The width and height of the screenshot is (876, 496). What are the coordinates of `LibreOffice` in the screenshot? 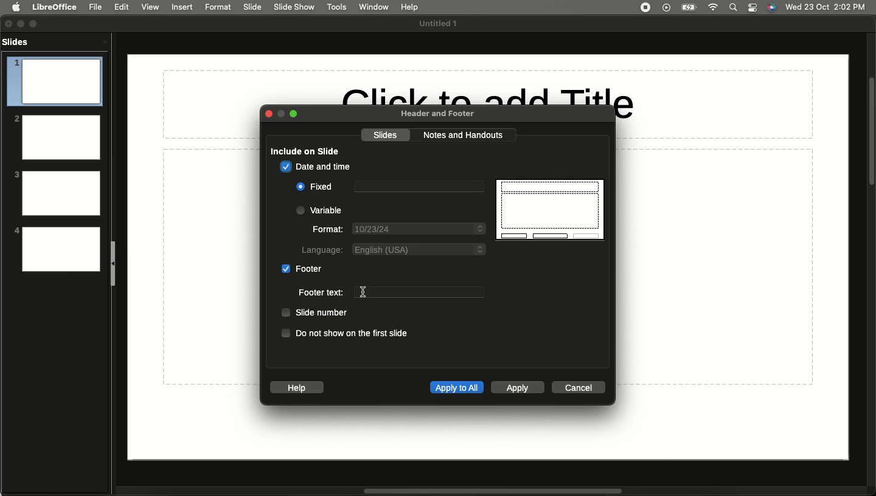 It's located at (54, 7).